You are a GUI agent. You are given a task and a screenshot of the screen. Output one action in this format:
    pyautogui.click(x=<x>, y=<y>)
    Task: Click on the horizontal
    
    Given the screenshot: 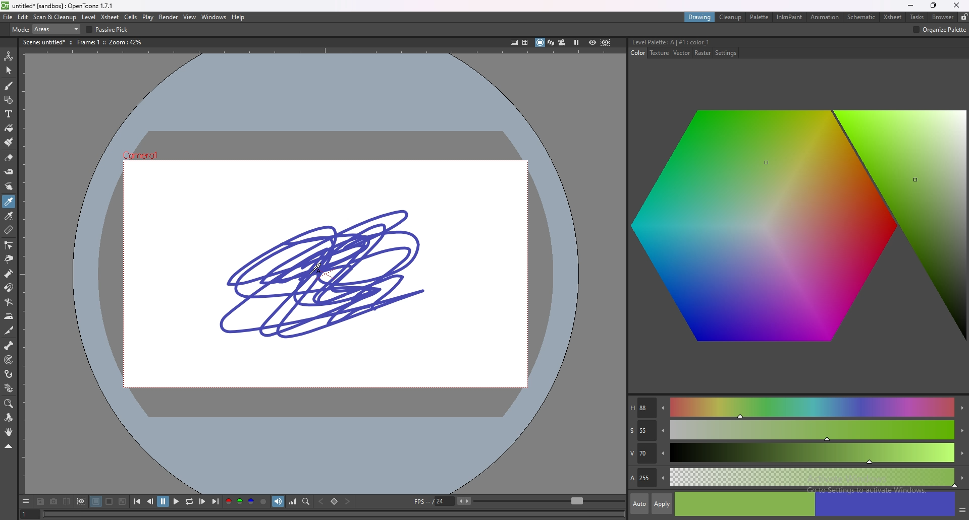 What is the action you would take?
    pyautogui.click(x=372, y=29)
    